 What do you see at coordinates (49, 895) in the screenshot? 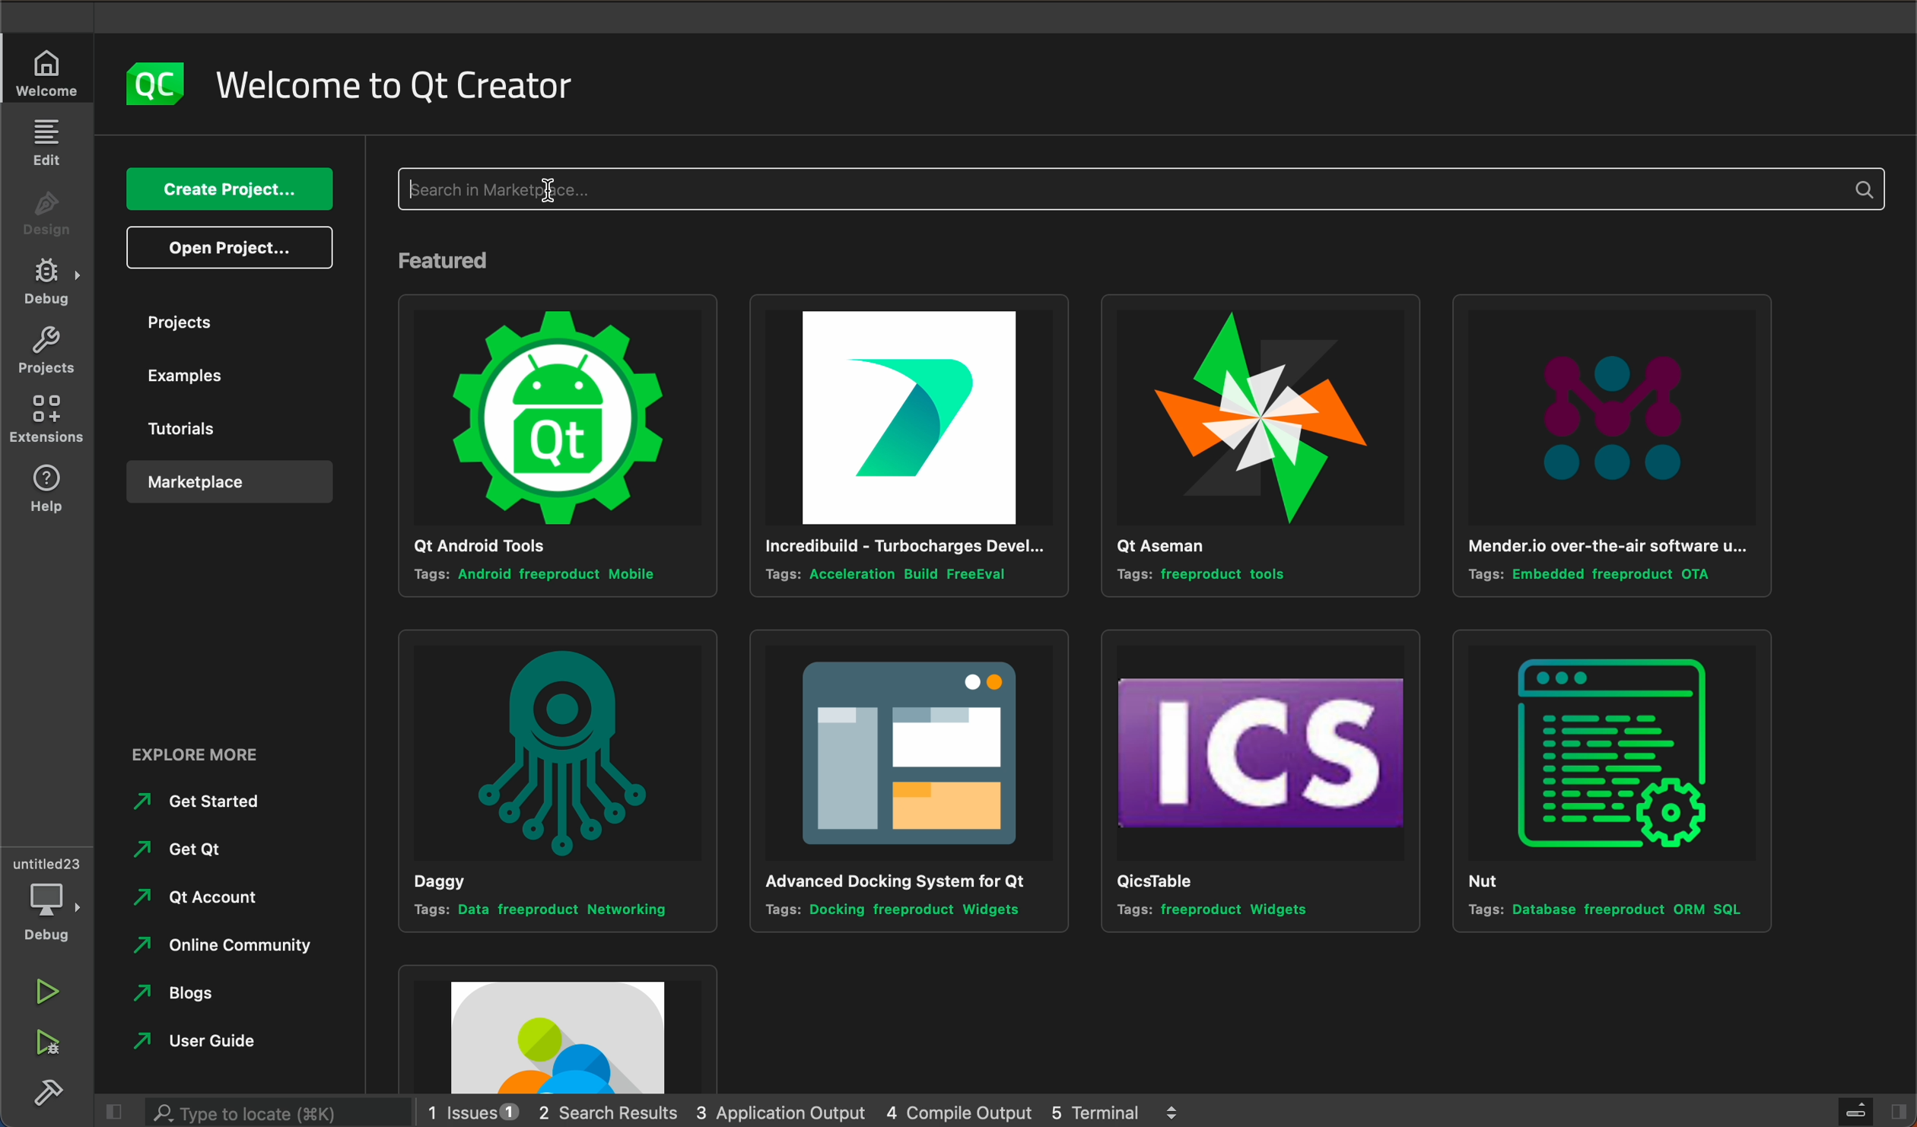
I see `debug` at bounding box center [49, 895].